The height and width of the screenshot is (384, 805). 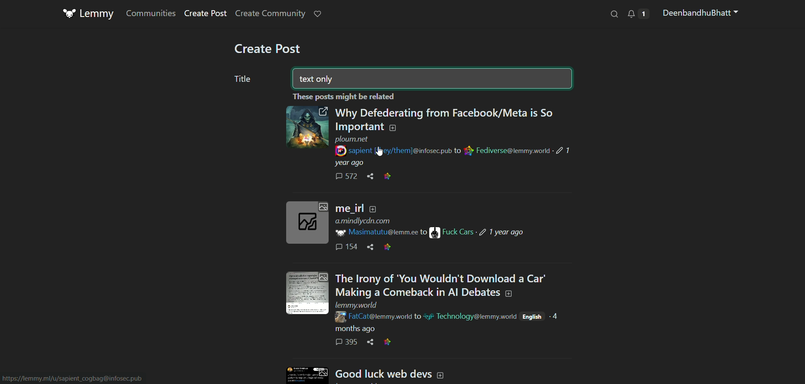 What do you see at coordinates (459, 232) in the screenshot?
I see `Link to Fuck Cars page` at bounding box center [459, 232].